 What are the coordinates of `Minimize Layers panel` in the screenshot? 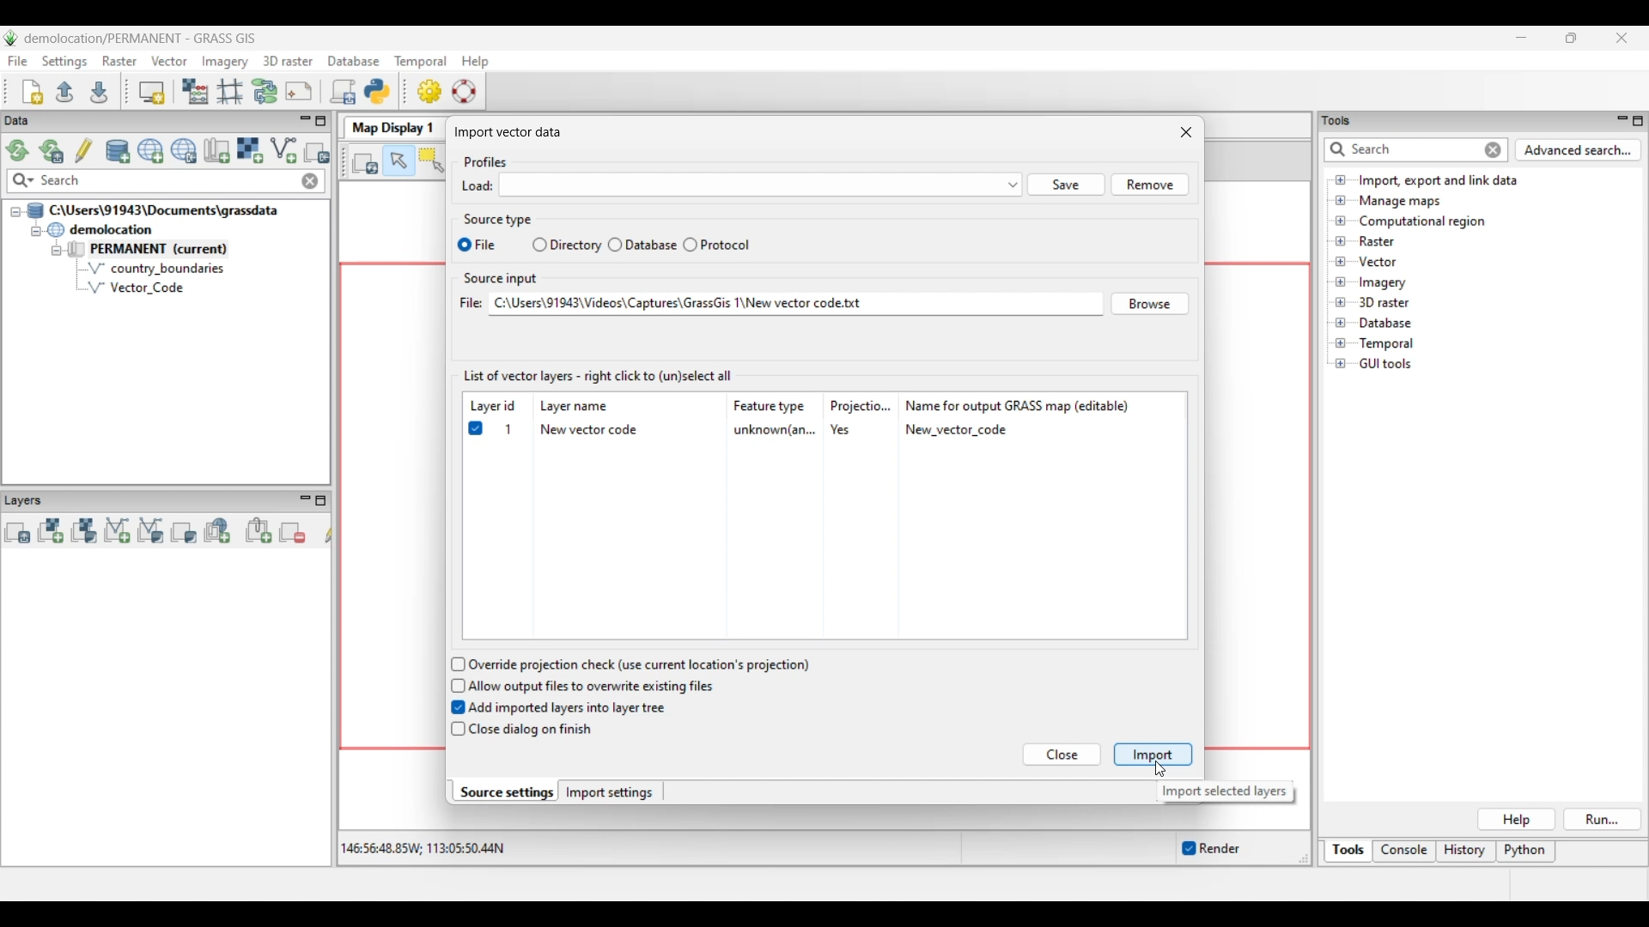 It's located at (305, 500).